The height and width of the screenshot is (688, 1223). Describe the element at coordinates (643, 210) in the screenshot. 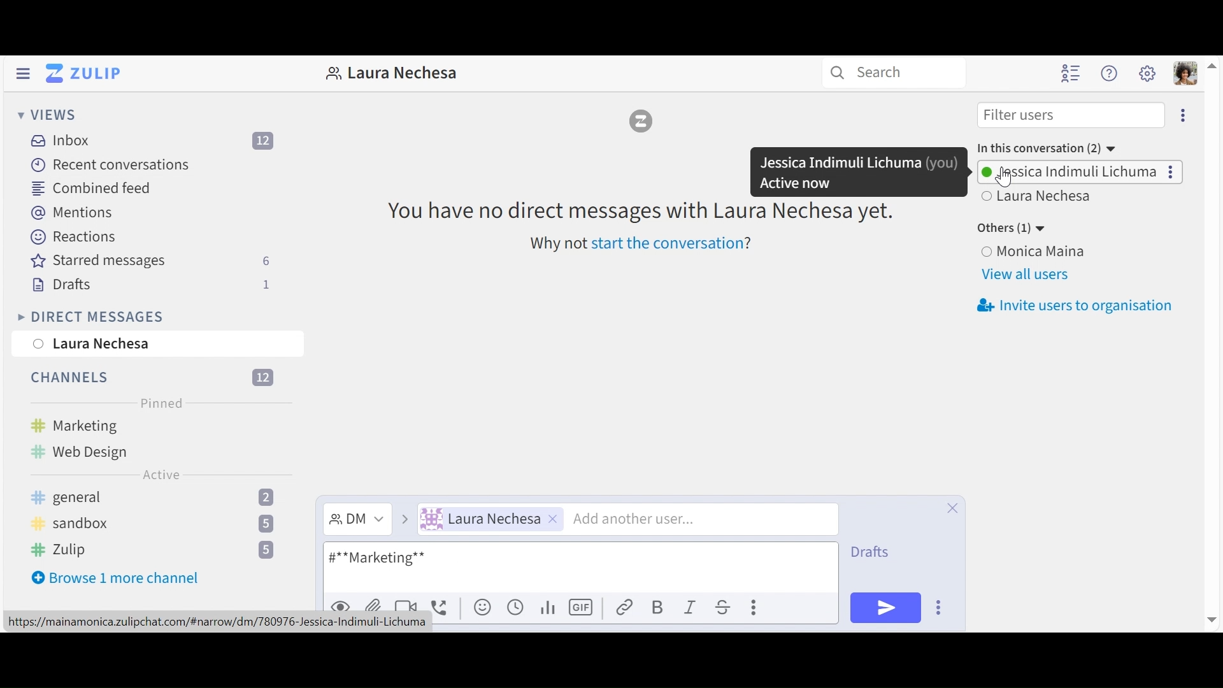

I see `You have no direct messages with Laura Nechesa yet` at that location.